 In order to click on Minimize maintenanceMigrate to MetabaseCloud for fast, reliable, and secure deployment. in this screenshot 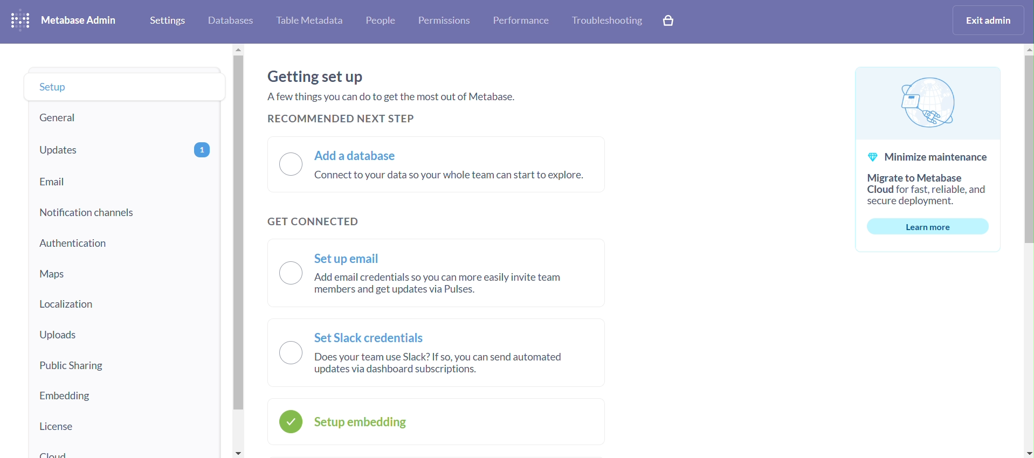, I will do `click(929, 175)`.